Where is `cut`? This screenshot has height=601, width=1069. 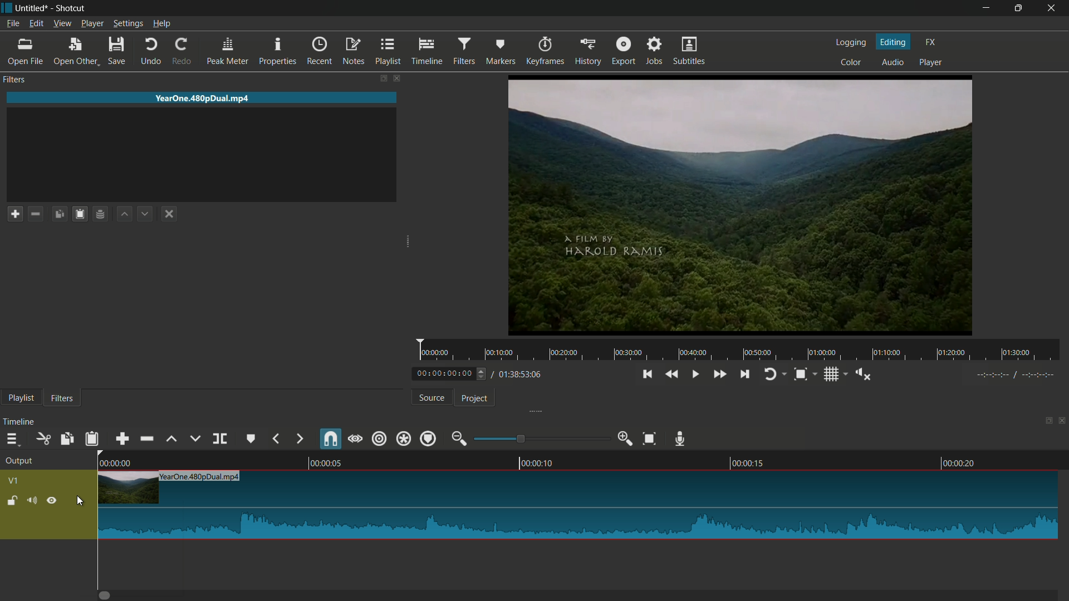 cut is located at coordinates (44, 439).